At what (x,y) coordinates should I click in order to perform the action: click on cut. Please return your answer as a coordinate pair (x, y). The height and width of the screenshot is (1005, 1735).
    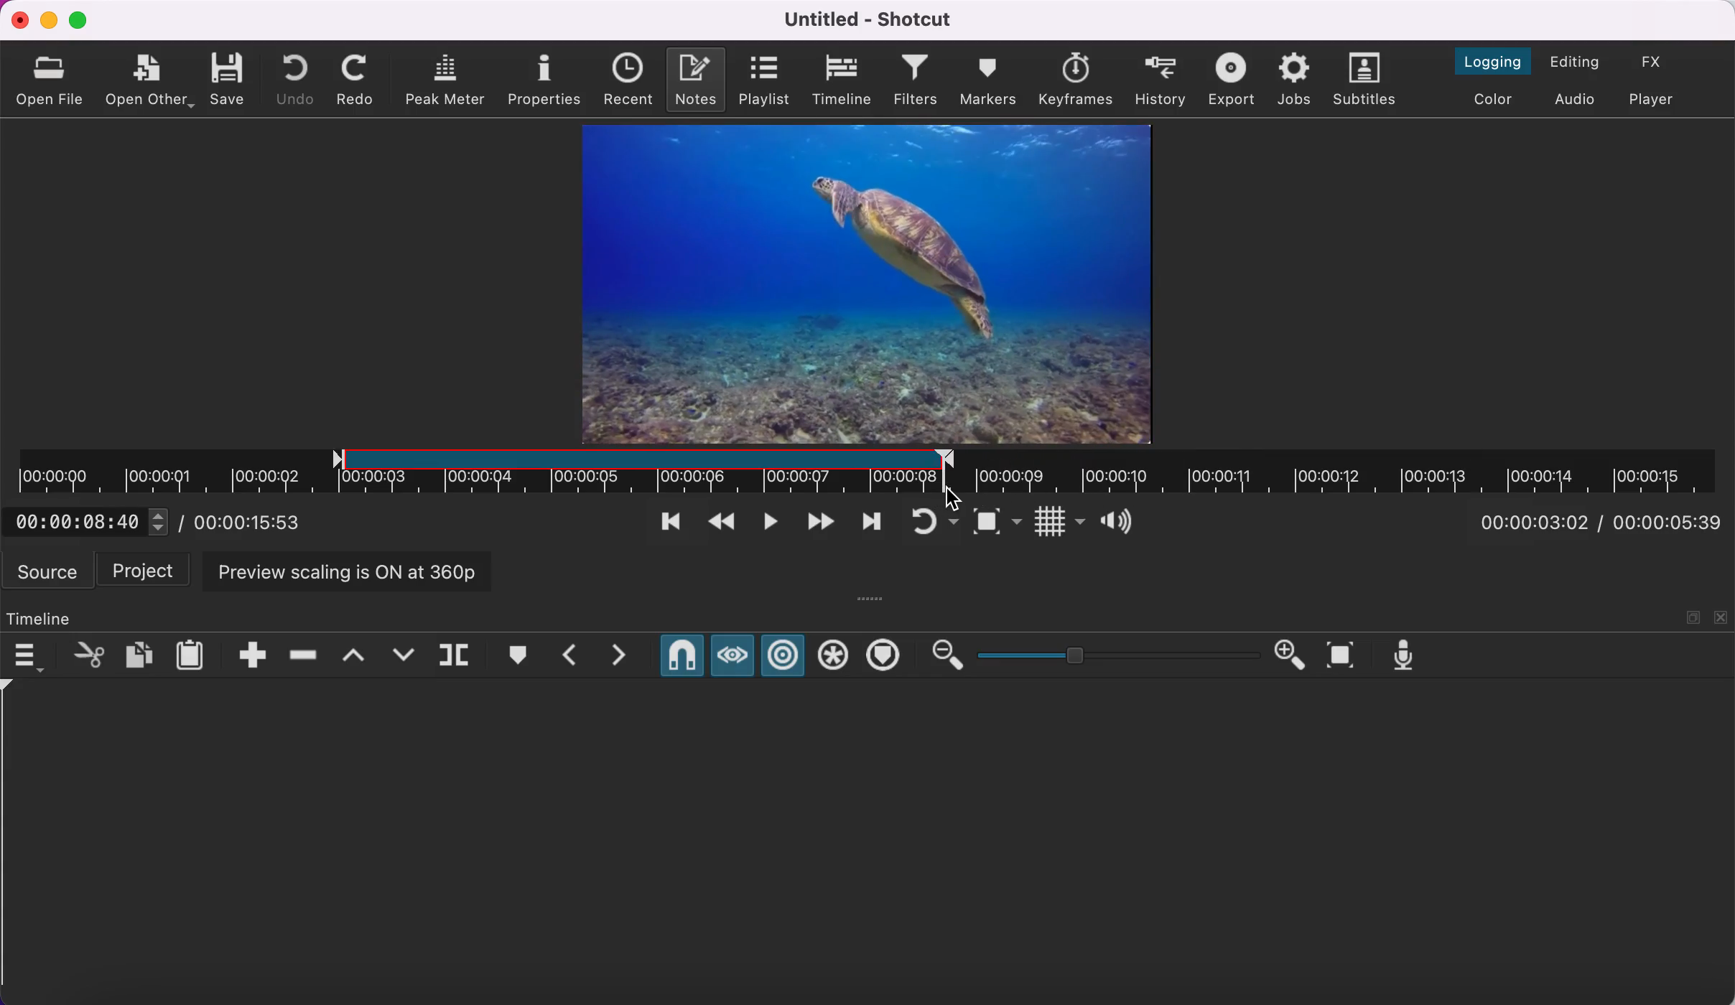
    Looking at the image, I should click on (85, 653).